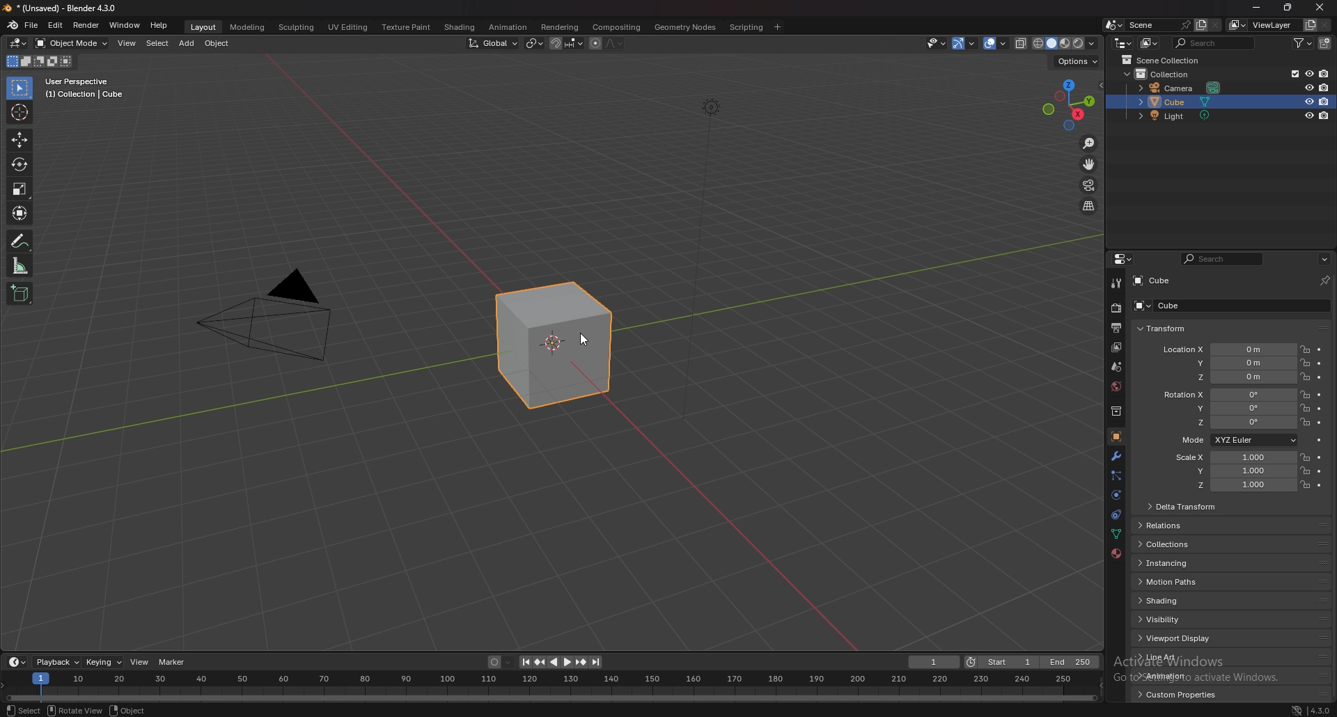 The image size is (1337, 717). I want to click on lock location, so click(1305, 363).